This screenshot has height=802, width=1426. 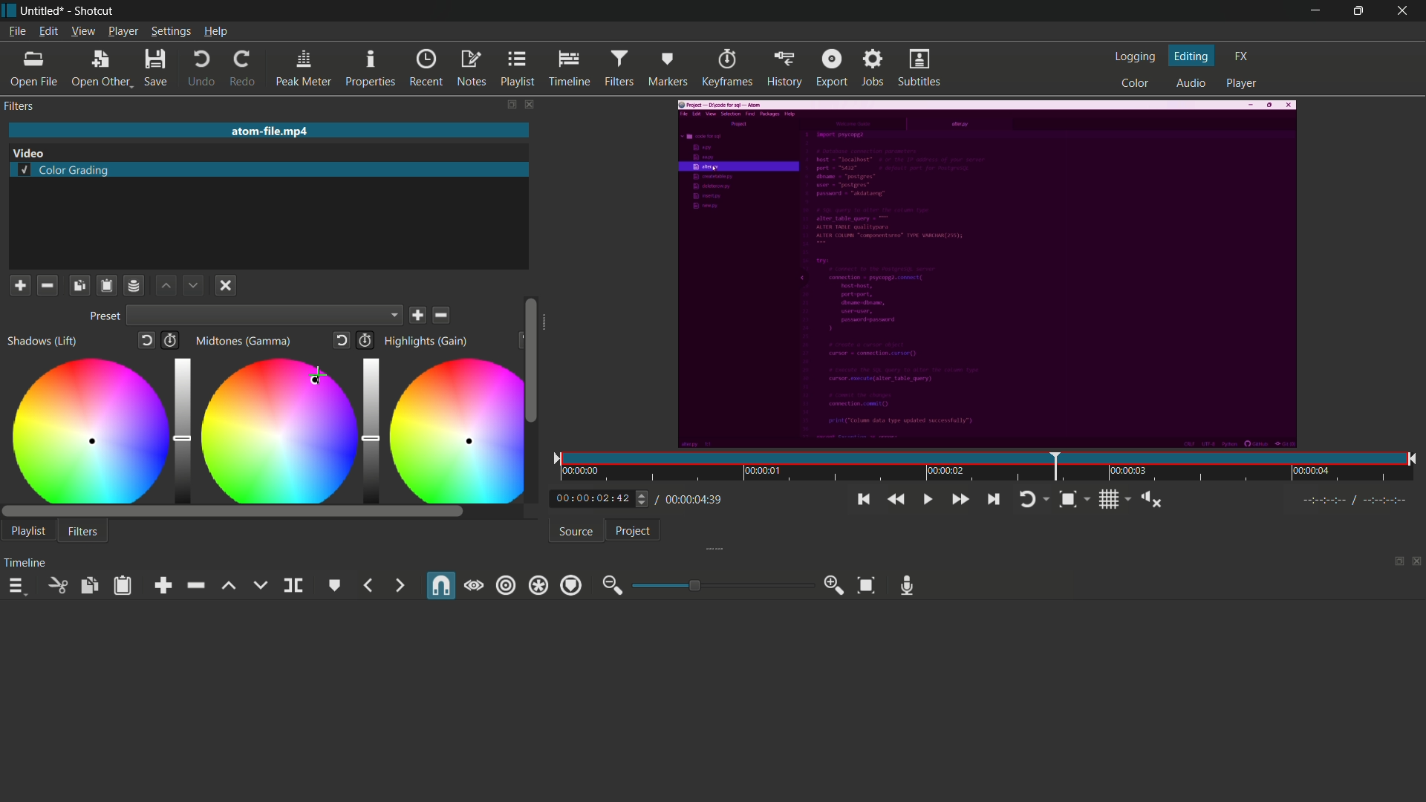 I want to click on fx, so click(x=1243, y=55).